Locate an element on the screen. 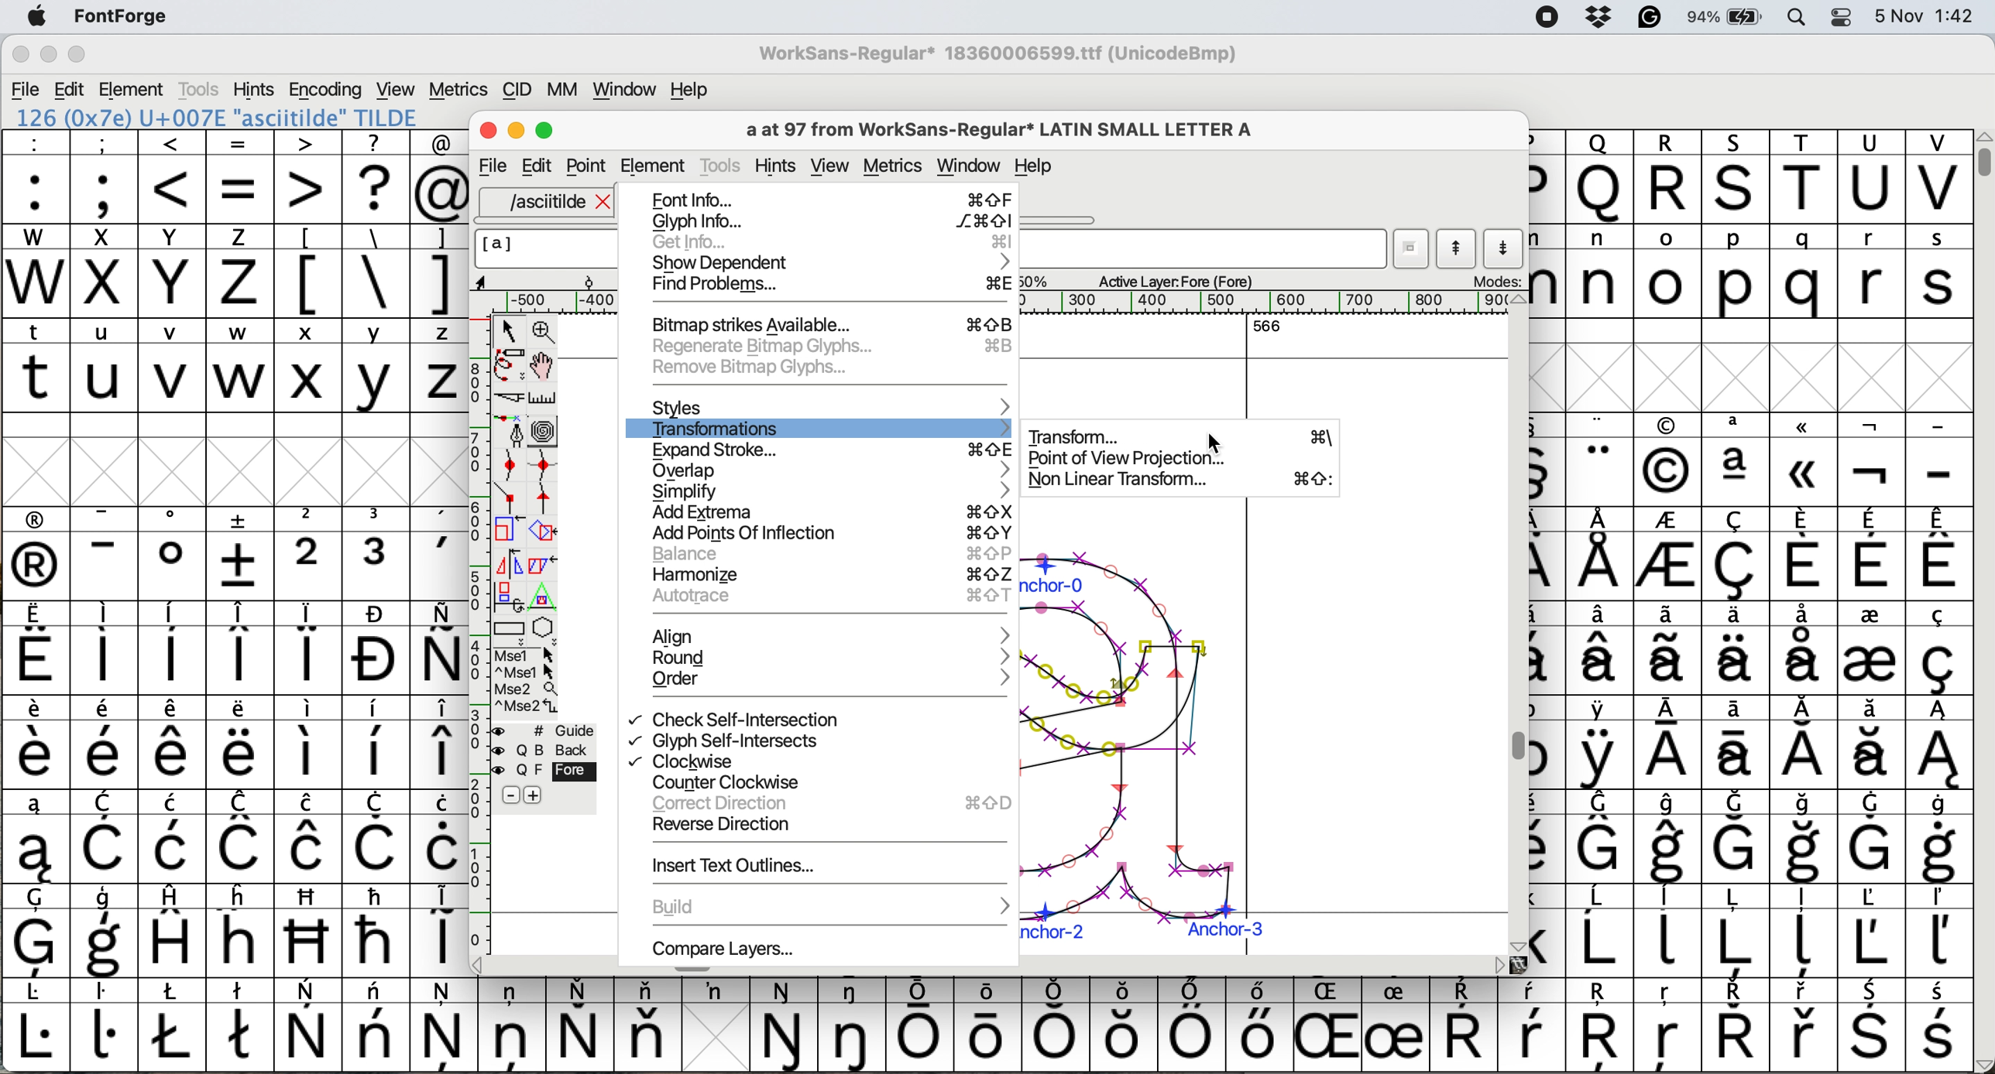  vertical scale is located at coordinates (478, 617).